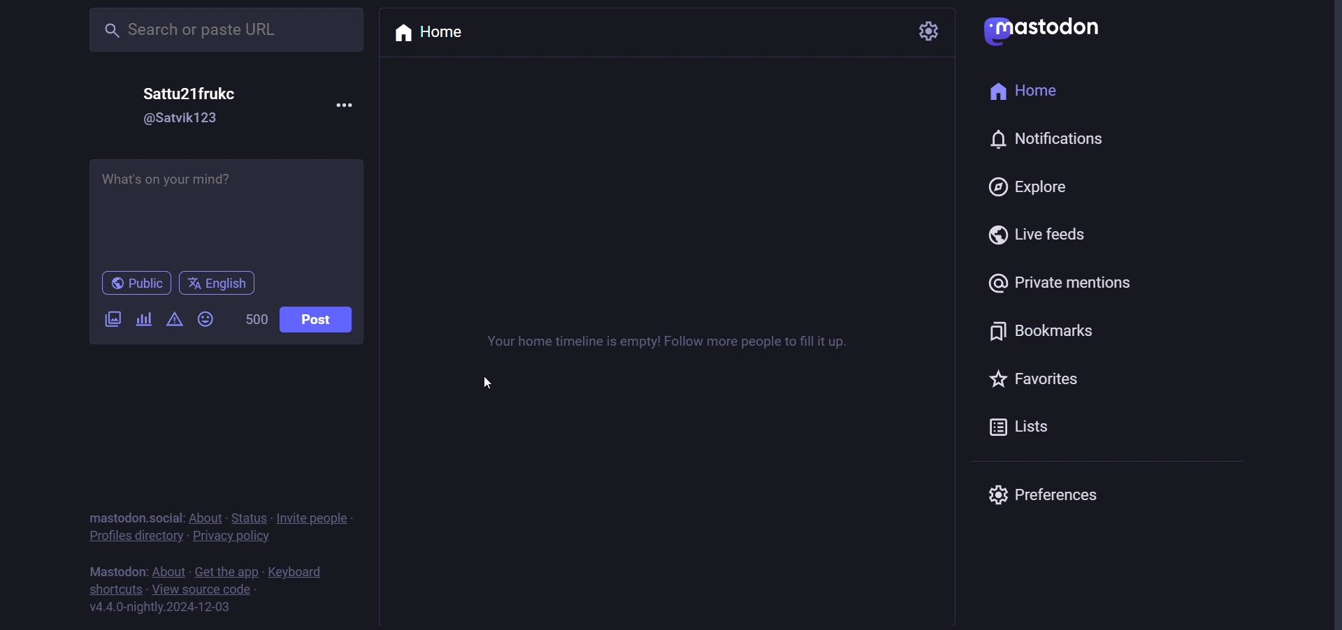  Describe the element at coordinates (143, 320) in the screenshot. I see `poll` at that location.